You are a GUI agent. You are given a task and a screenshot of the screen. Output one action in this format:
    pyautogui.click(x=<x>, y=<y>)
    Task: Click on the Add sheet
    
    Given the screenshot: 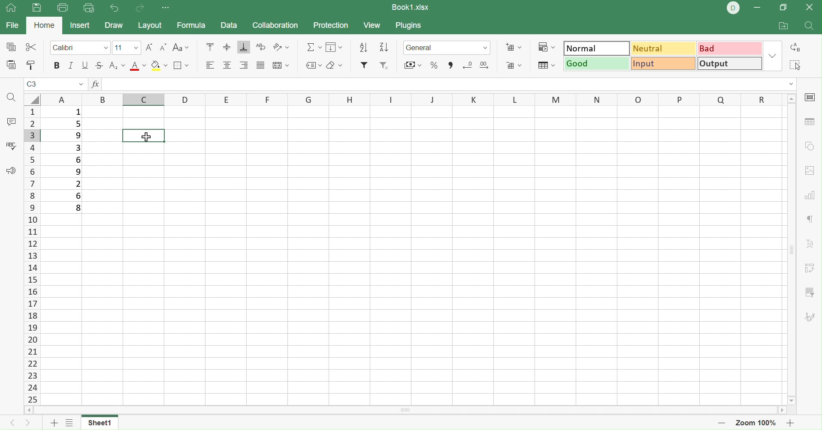 What is the action you would take?
    pyautogui.click(x=53, y=423)
    